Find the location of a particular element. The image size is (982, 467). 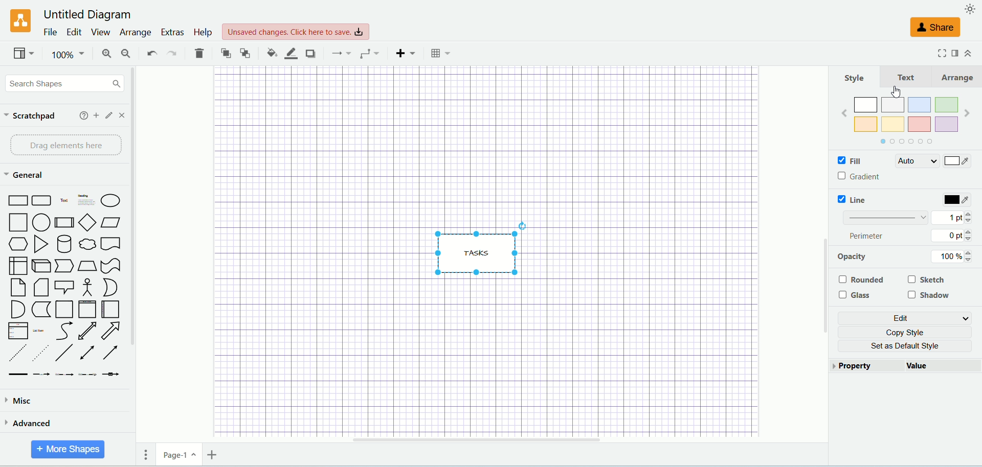

Bidirectional Arrow is located at coordinates (87, 331).